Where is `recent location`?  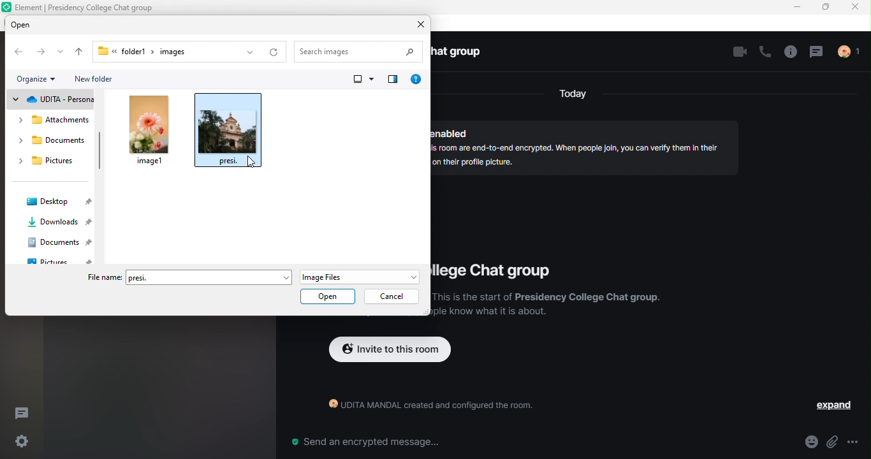
recent location is located at coordinates (60, 54).